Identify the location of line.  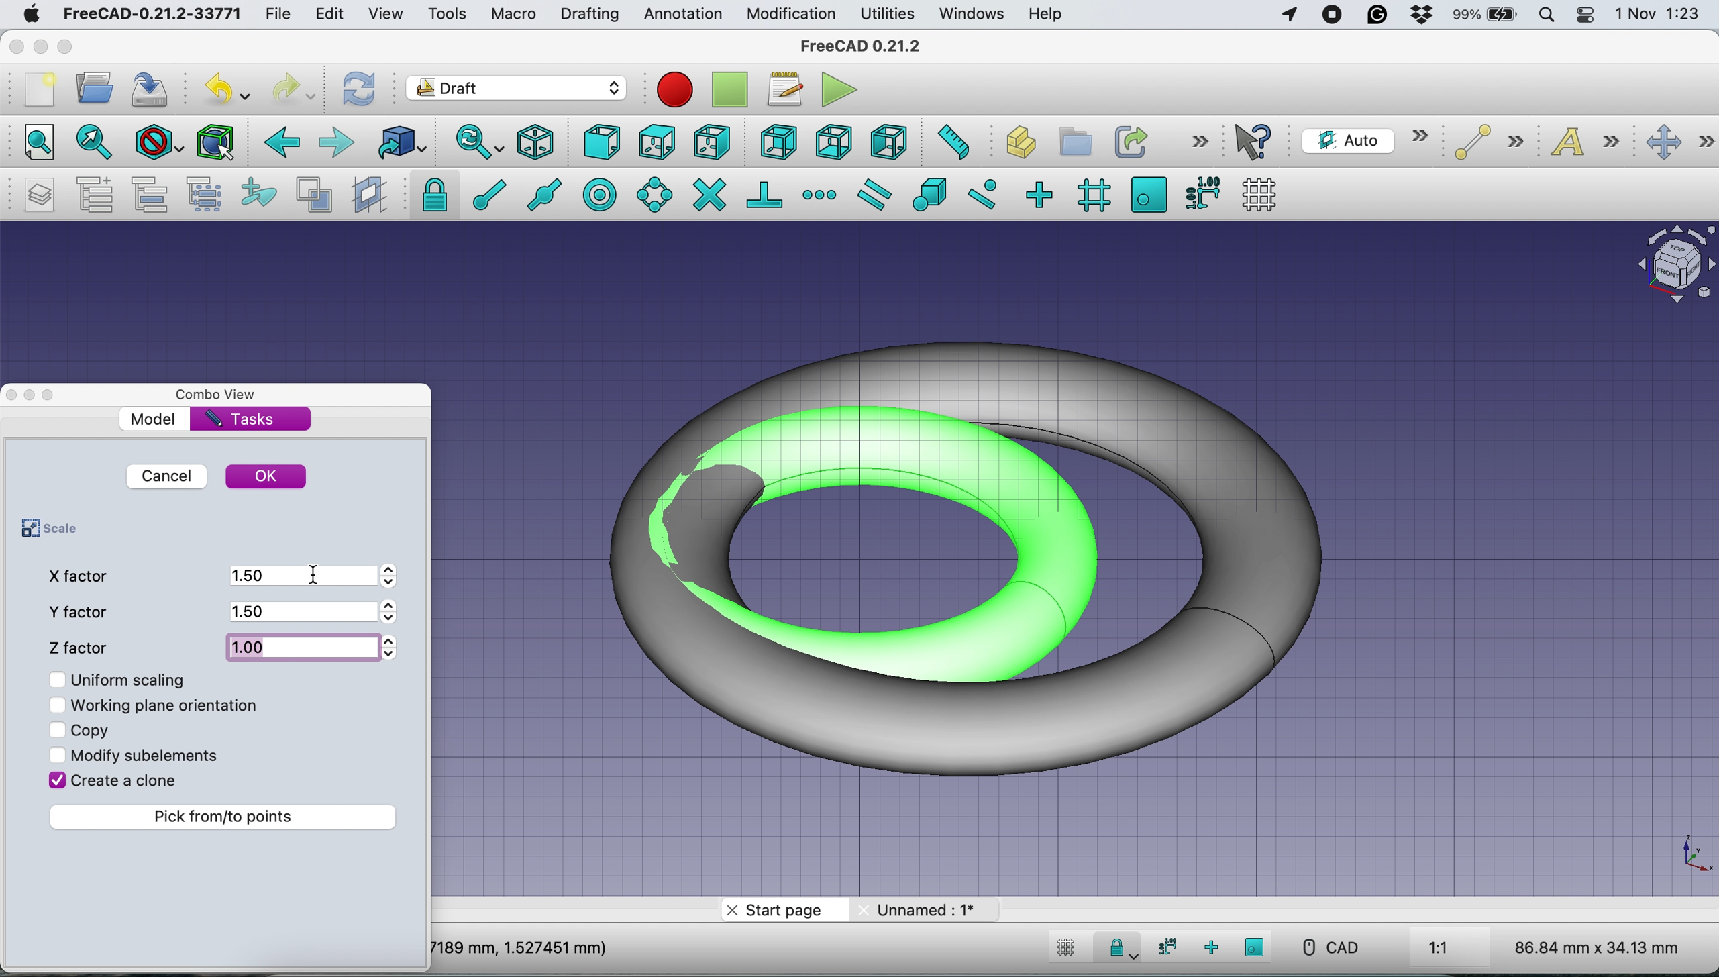
(1484, 143).